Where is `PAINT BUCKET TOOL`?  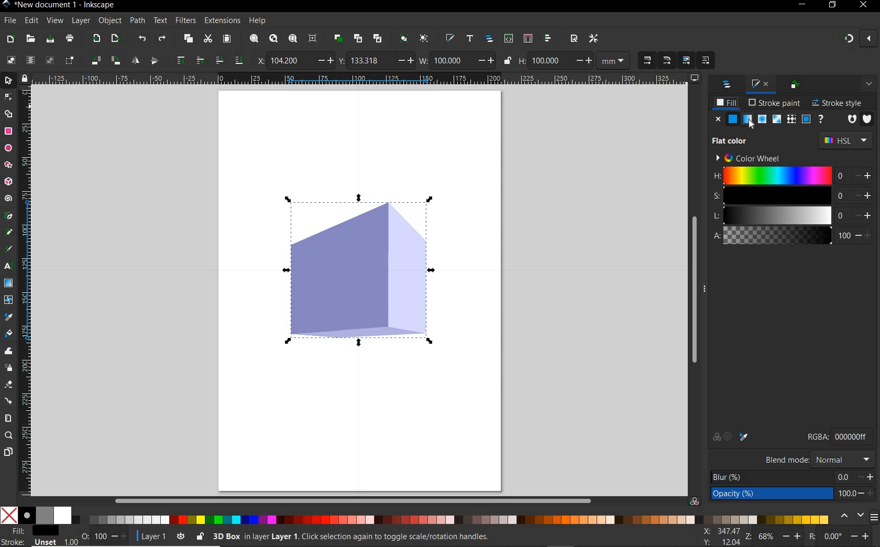
PAINT BUCKET TOOL is located at coordinates (8, 333).